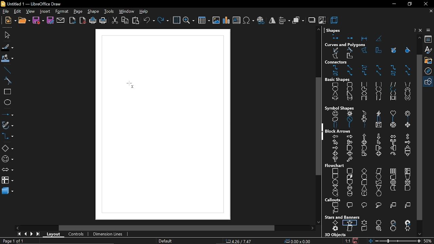  What do you see at coordinates (242, 241) in the screenshot?
I see `co-ordinates` at bounding box center [242, 241].